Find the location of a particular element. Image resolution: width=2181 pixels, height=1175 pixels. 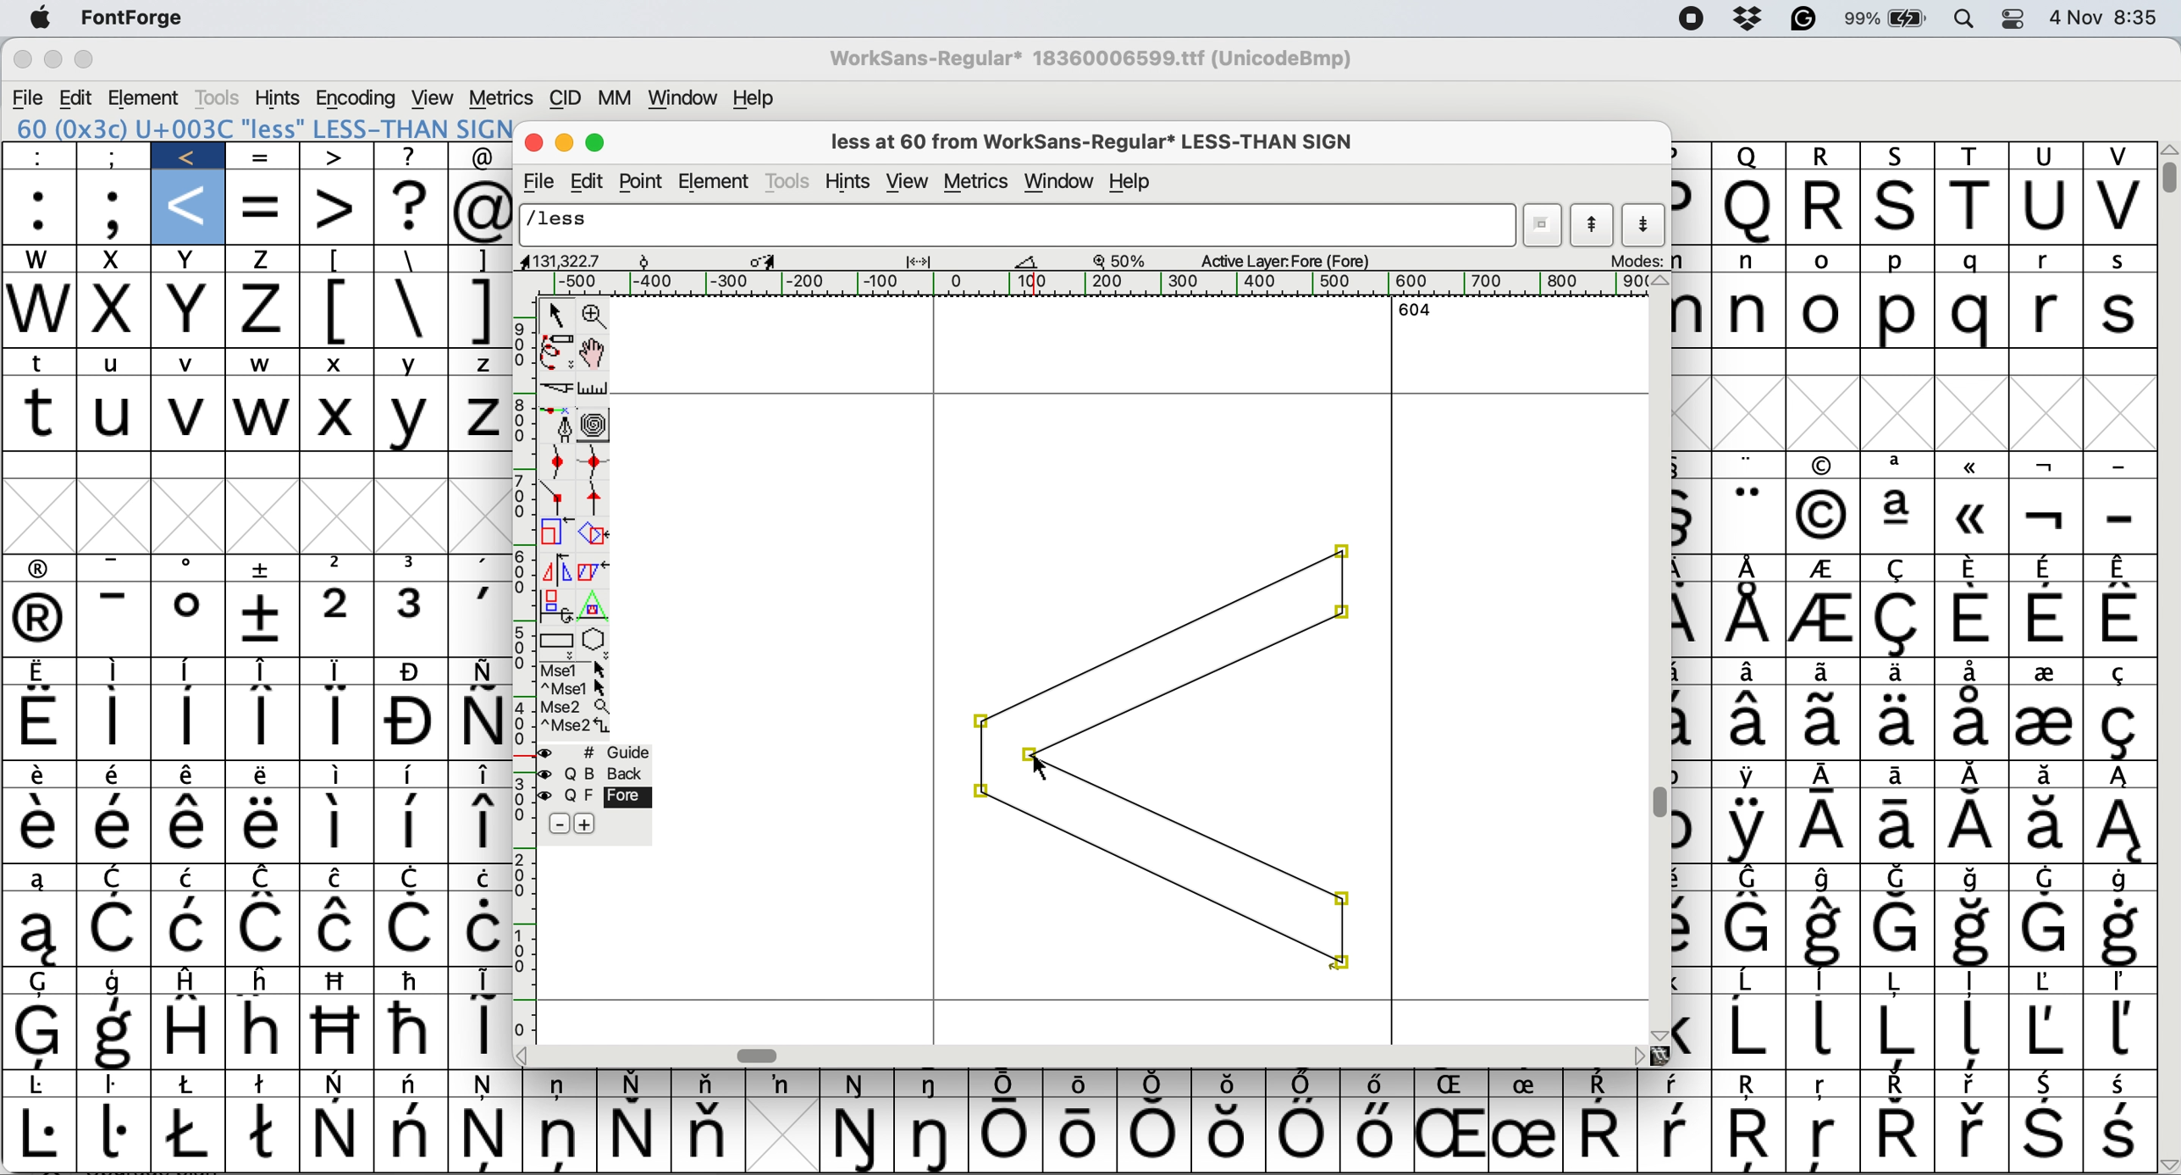

Symbol is located at coordinates (1378, 1082).